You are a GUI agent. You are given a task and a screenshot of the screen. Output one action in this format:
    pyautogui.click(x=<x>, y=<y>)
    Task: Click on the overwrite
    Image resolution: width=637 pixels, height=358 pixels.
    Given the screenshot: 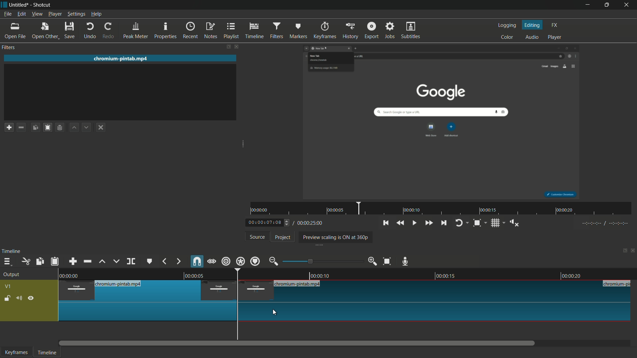 What is the action you would take?
    pyautogui.click(x=116, y=261)
    